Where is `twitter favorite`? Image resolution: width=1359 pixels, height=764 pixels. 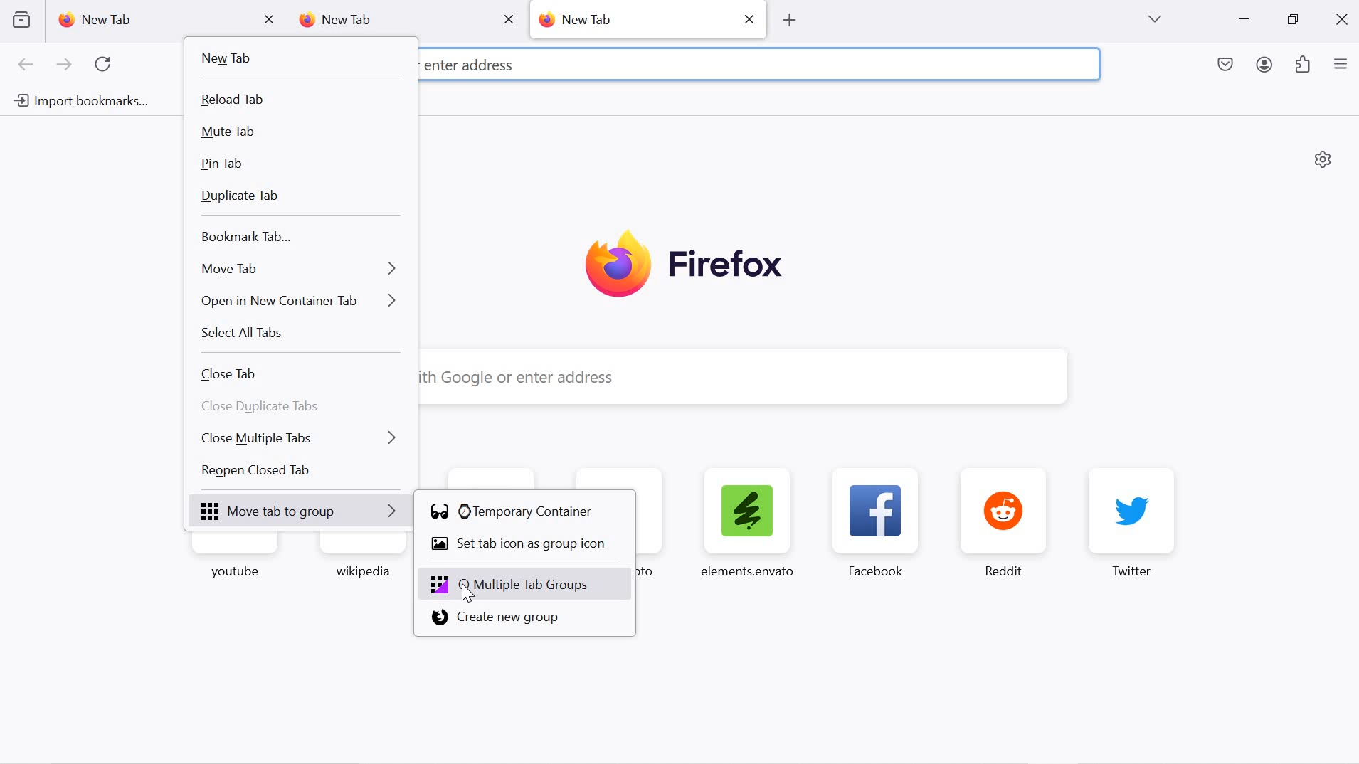
twitter favorite is located at coordinates (1133, 522).